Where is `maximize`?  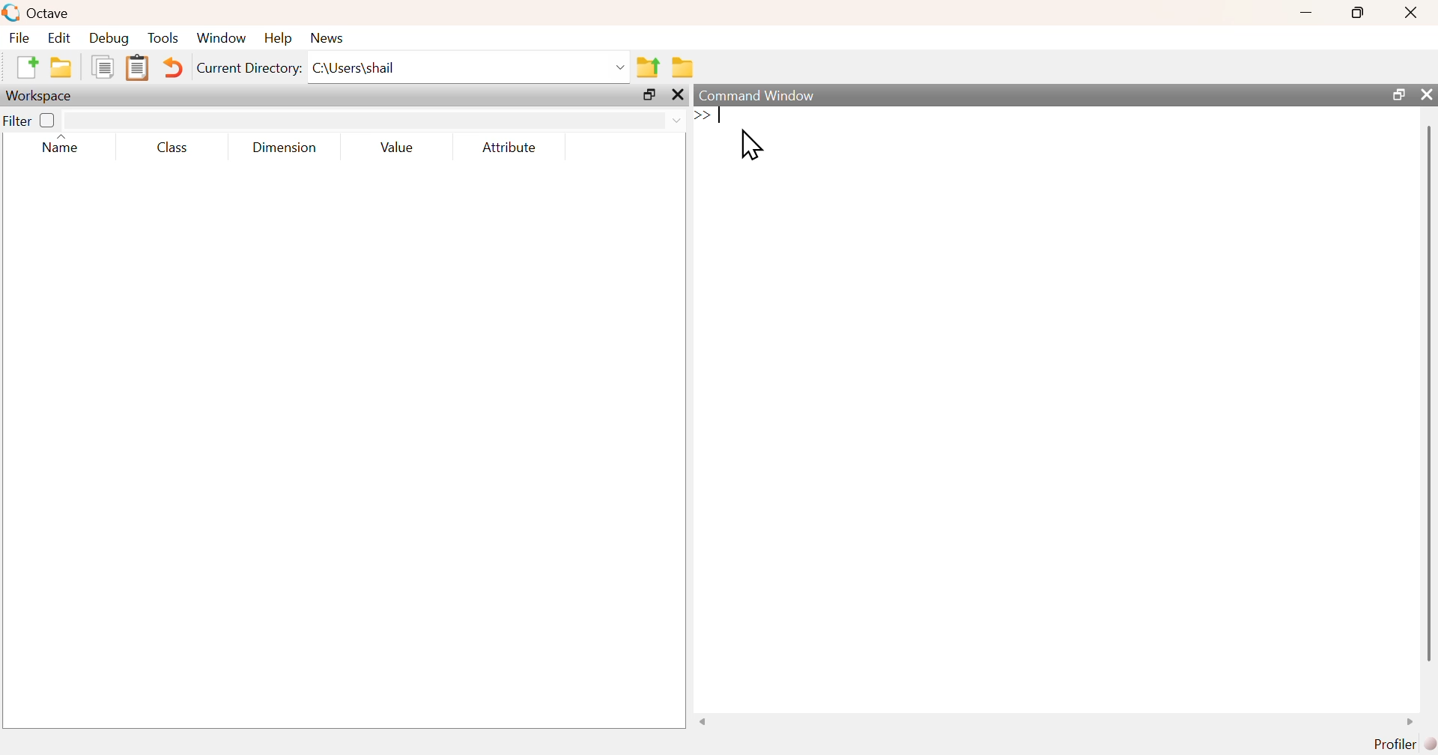
maximize is located at coordinates (1359, 12).